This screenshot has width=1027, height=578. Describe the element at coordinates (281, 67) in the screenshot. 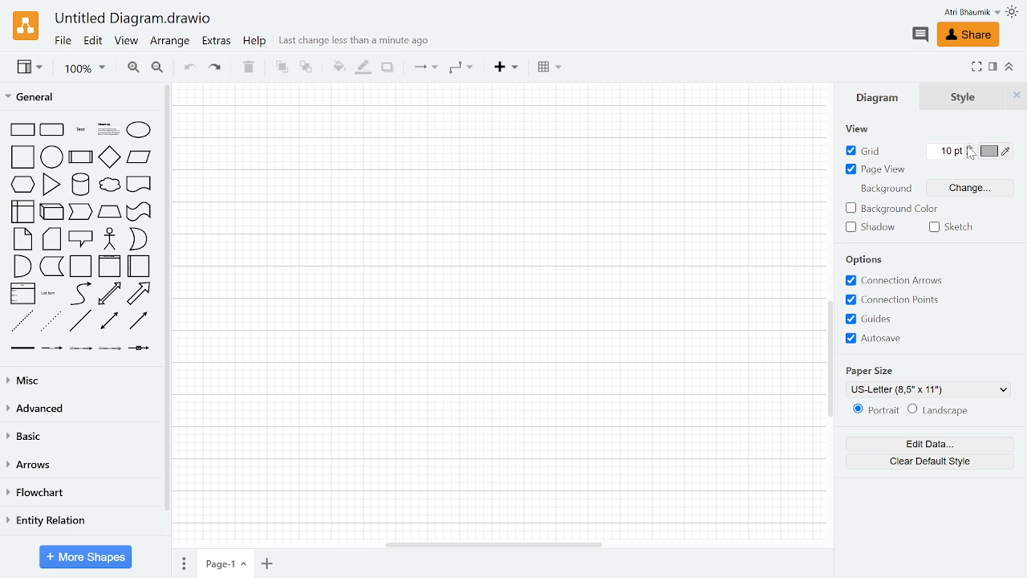

I see `TO front` at that location.